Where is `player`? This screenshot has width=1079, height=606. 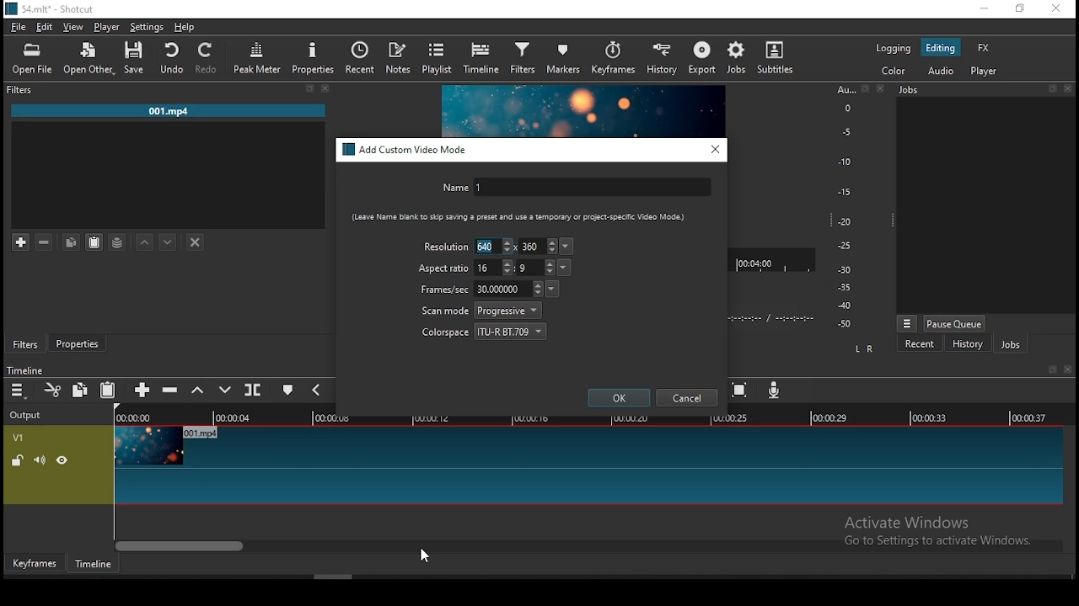 player is located at coordinates (986, 72).